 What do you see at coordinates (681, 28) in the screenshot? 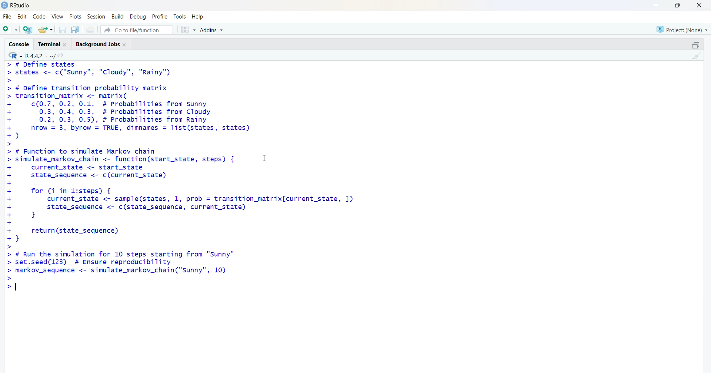
I see `project (None)` at bounding box center [681, 28].